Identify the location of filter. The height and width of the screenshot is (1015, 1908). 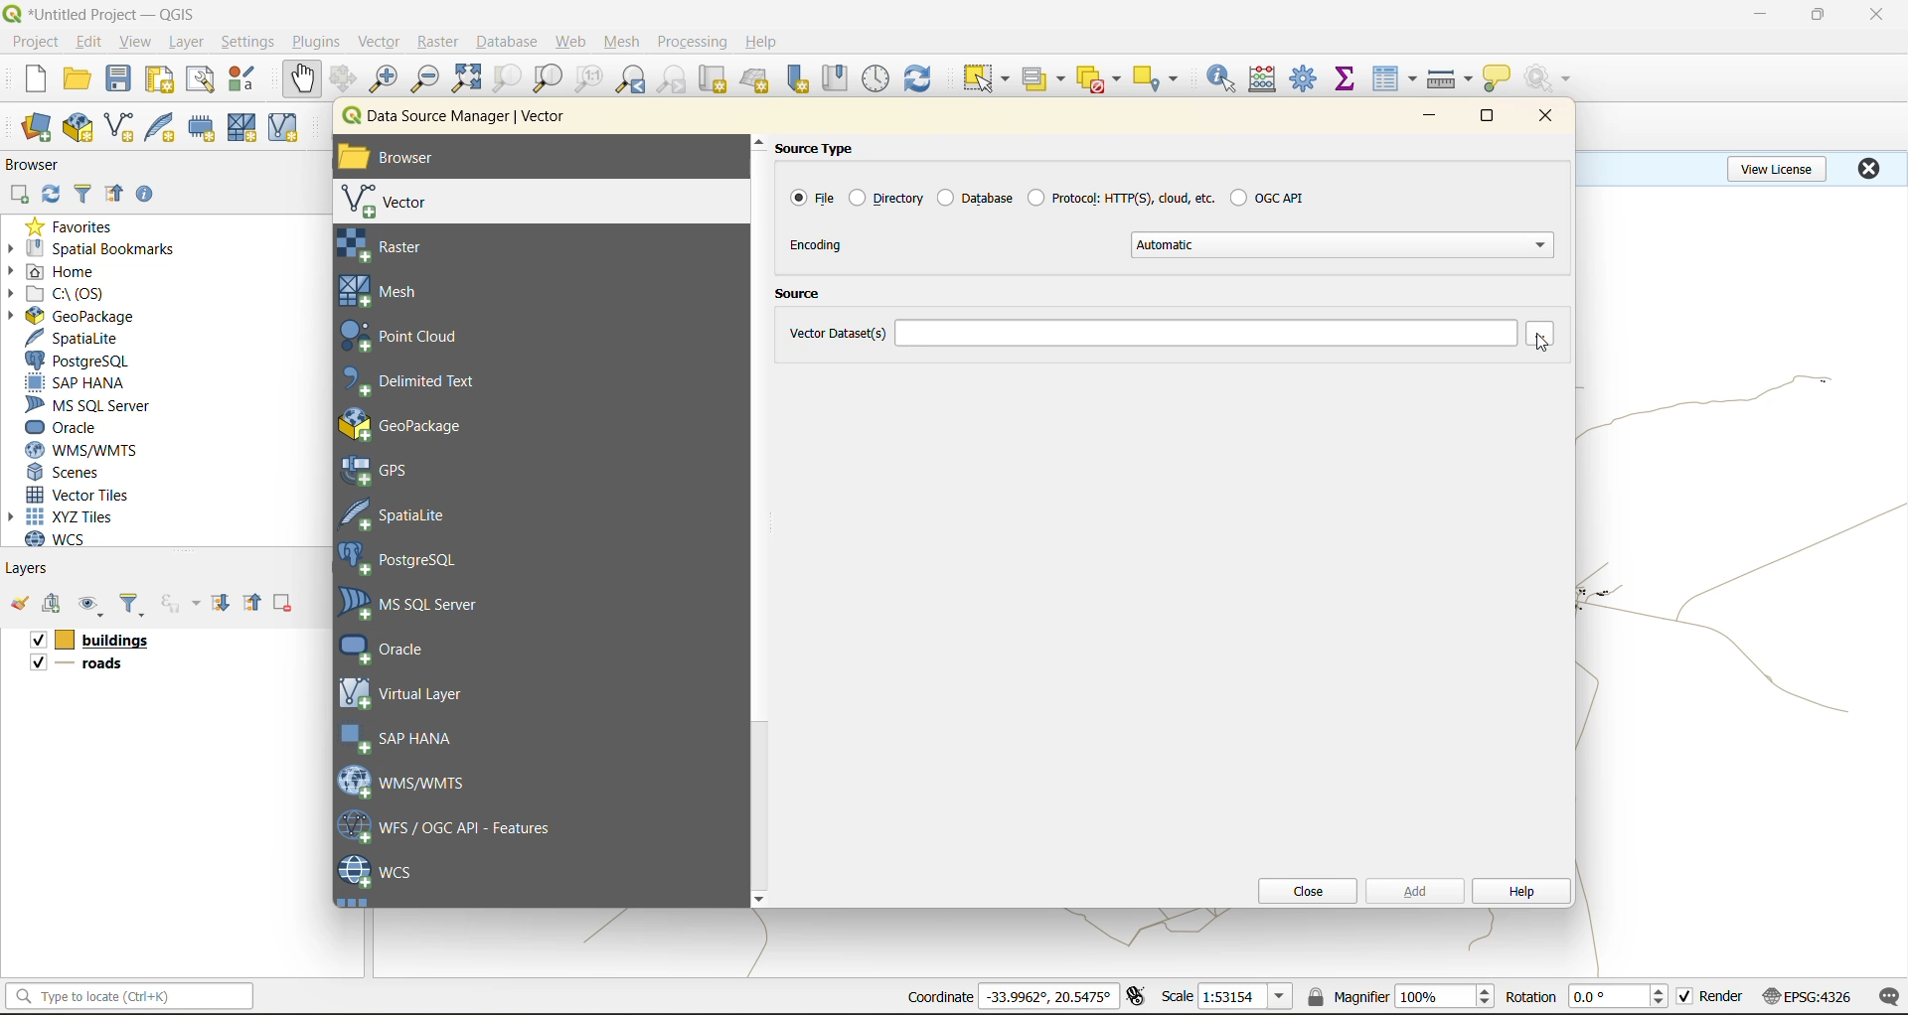
(86, 192).